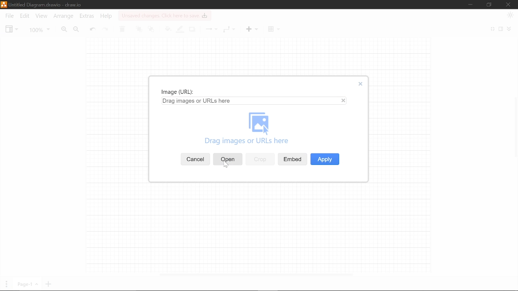  I want to click on To back, so click(152, 29).